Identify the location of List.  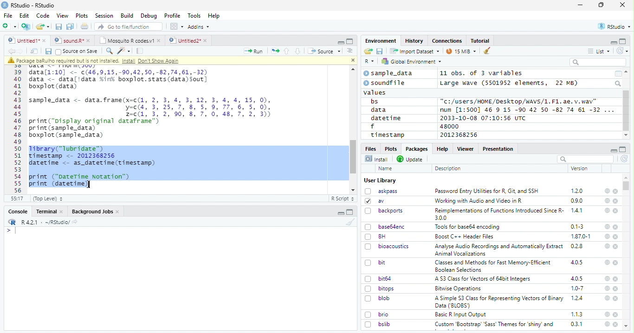
(599, 51).